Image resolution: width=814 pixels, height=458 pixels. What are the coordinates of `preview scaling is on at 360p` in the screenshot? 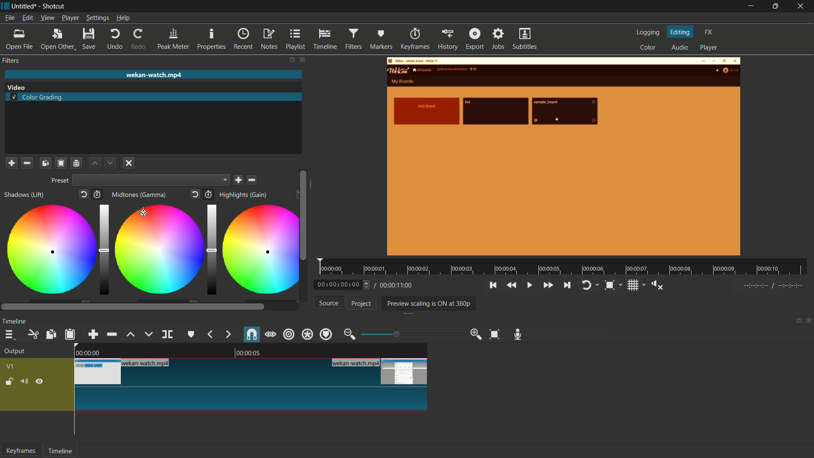 It's located at (429, 303).